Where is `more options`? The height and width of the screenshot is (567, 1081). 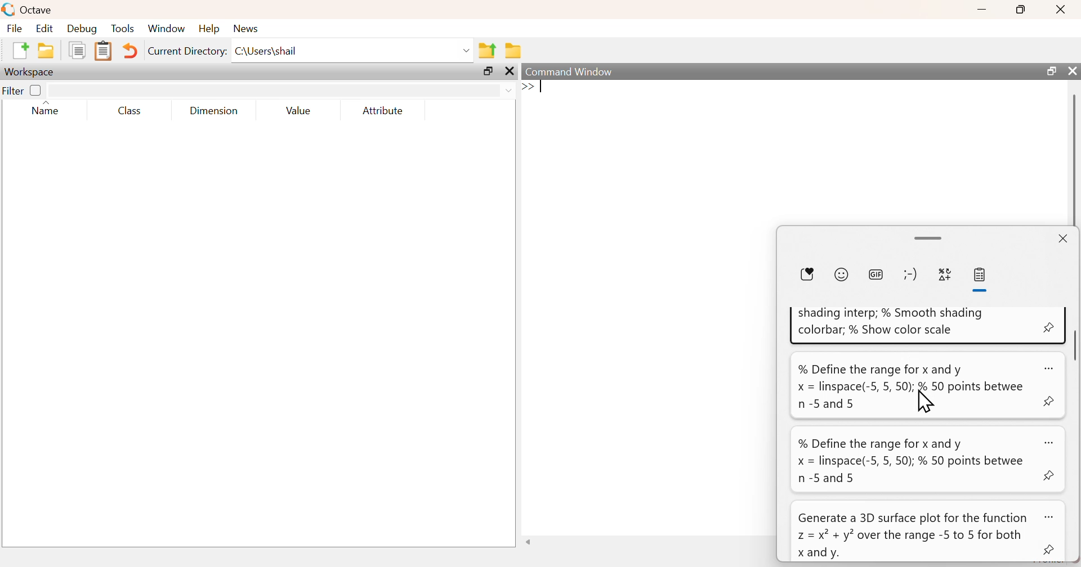 more options is located at coordinates (1052, 517).